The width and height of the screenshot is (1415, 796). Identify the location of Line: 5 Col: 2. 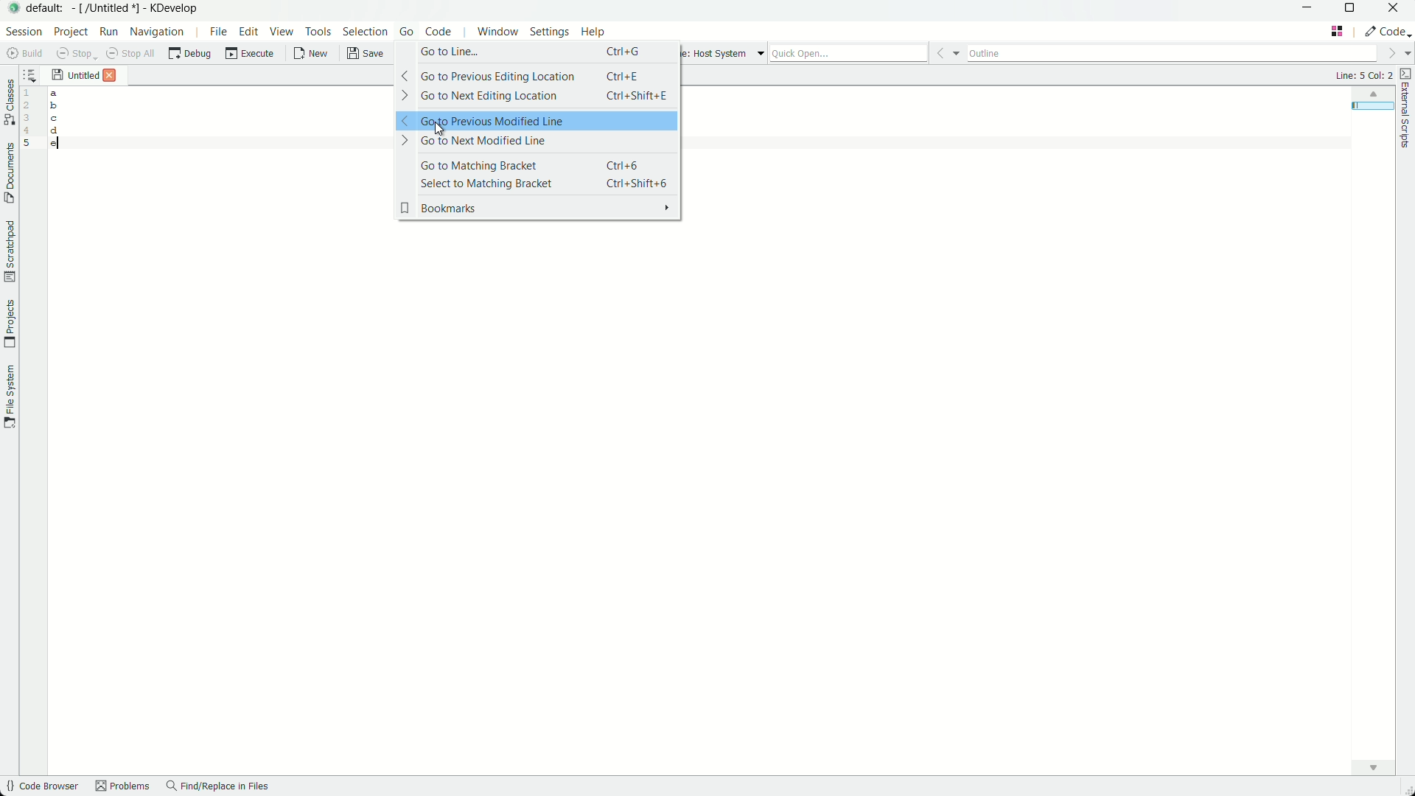
(1360, 75).